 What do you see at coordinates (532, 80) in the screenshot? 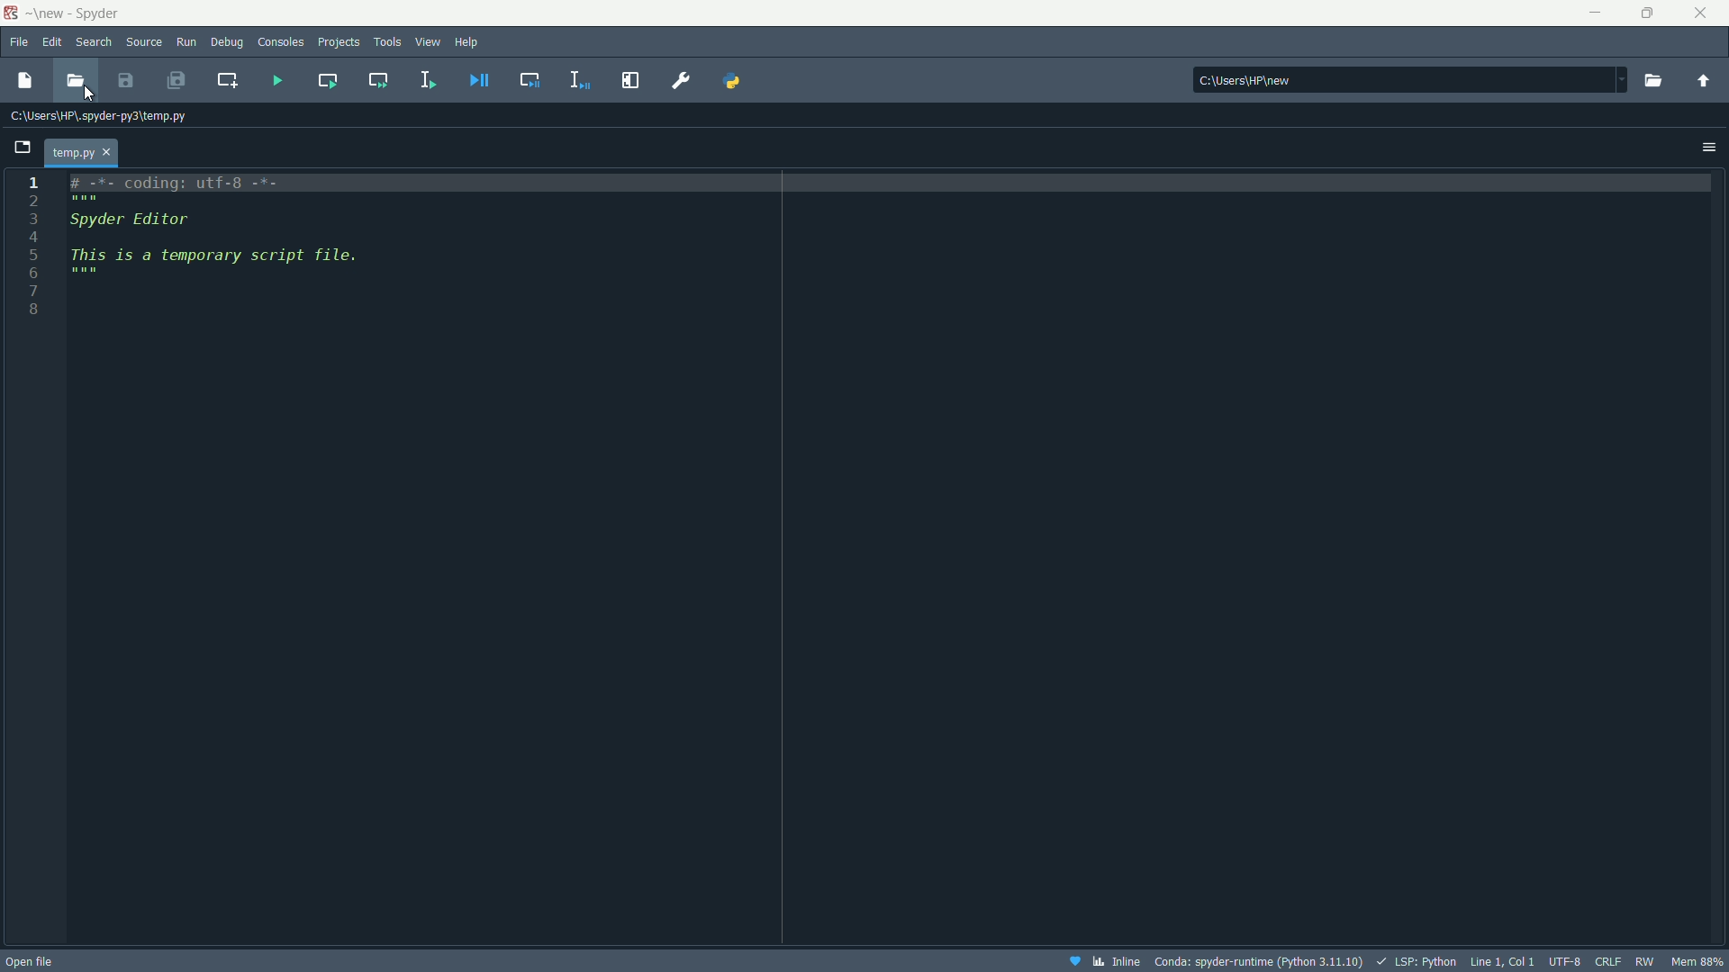
I see `Debug current cell and go to the next one` at bounding box center [532, 80].